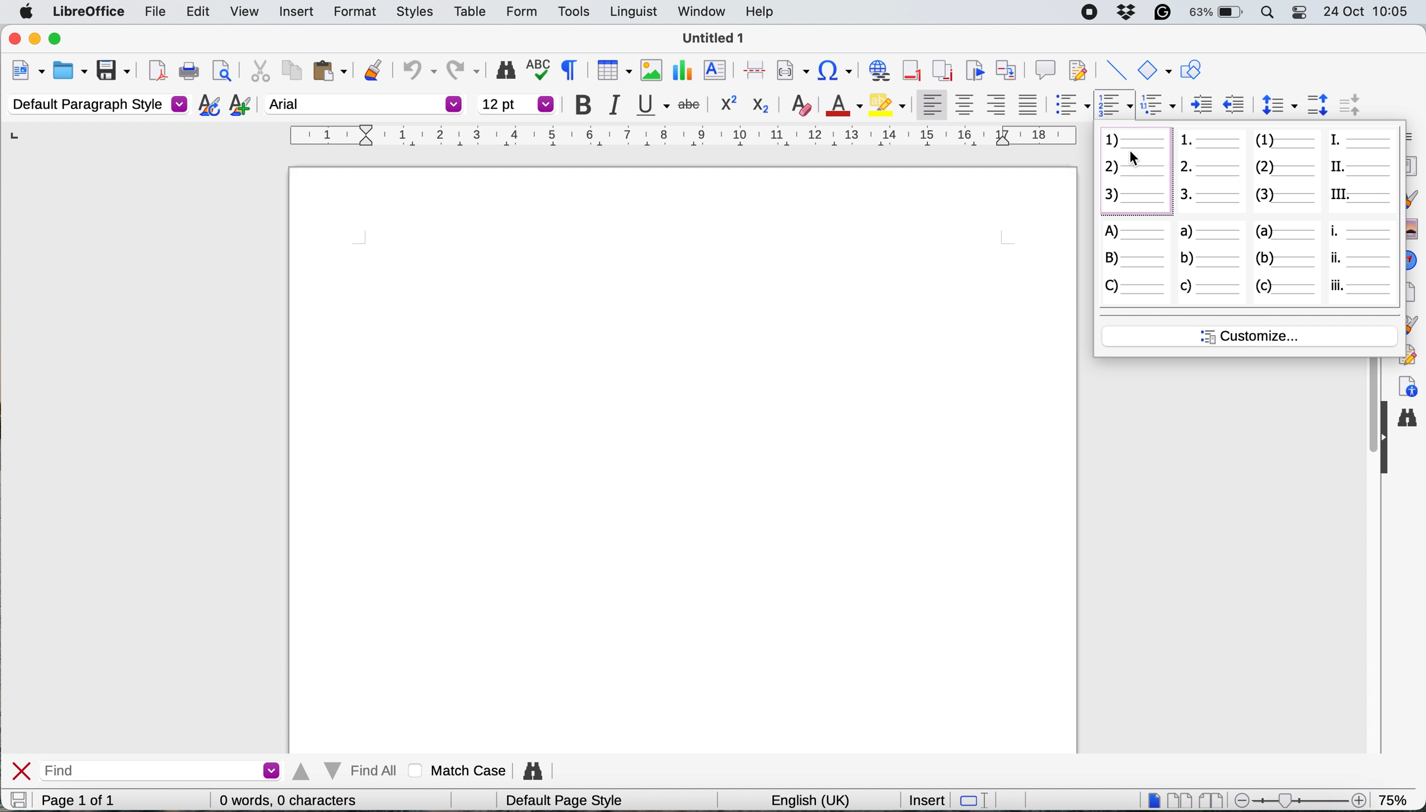 The image size is (1426, 812). What do you see at coordinates (815, 800) in the screenshot?
I see `english(uk)` at bounding box center [815, 800].